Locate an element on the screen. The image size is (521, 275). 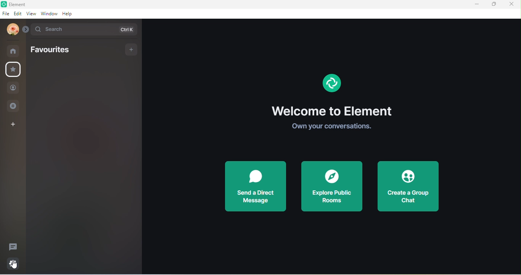
close is located at coordinates (511, 4).